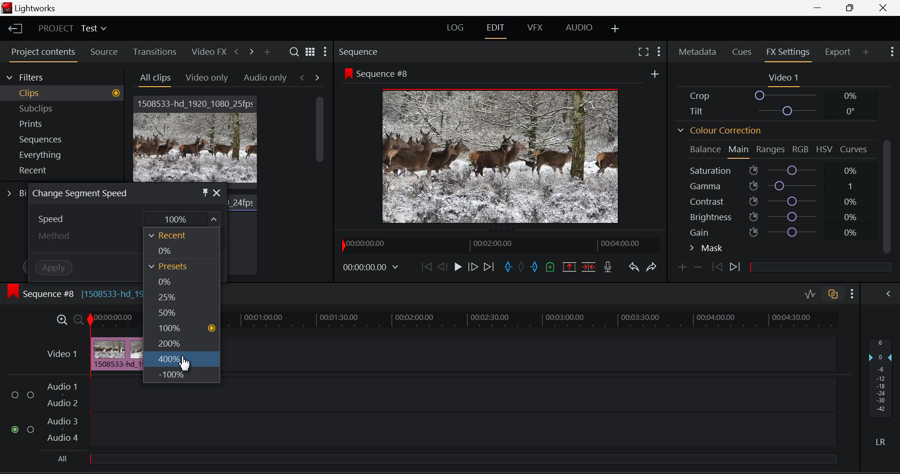 This screenshot has height=474, width=900. I want to click on 0%, so click(176, 251).